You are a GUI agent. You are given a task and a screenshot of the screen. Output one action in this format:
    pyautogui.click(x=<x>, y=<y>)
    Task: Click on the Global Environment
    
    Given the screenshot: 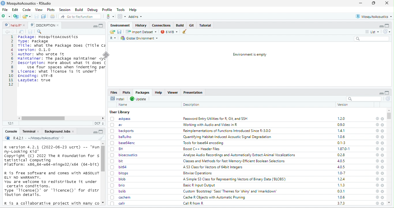 What is the action you would take?
    pyautogui.click(x=139, y=38)
    